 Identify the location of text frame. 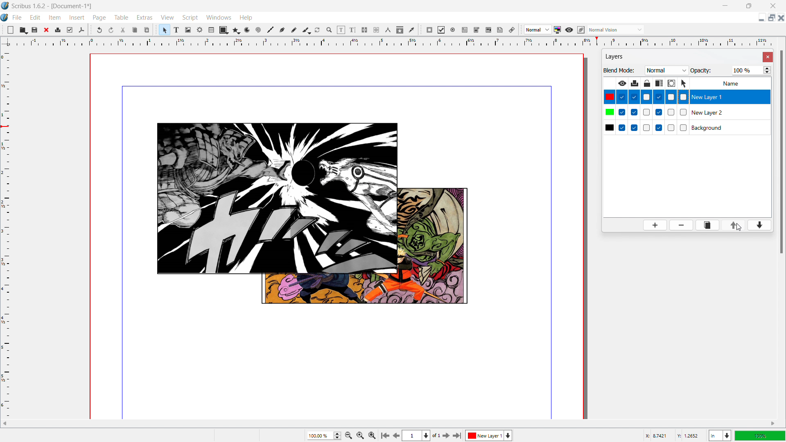
(177, 30).